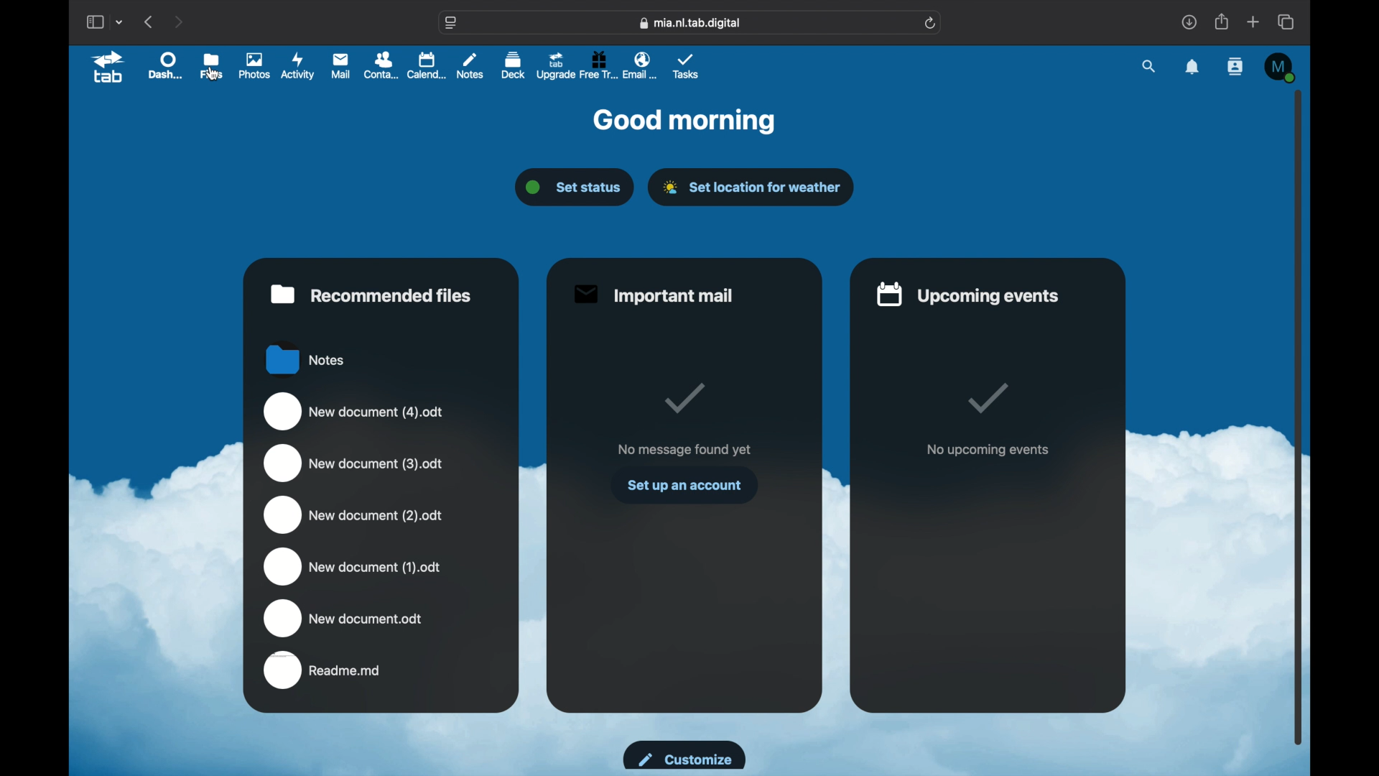 The image size is (1379, 776). I want to click on no upcoming events, so click(988, 451).